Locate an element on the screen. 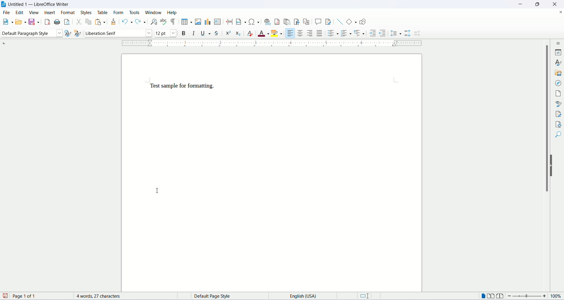 Image resolution: width=564 pixels, height=300 pixels. insert chart is located at coordinates (207, 22).